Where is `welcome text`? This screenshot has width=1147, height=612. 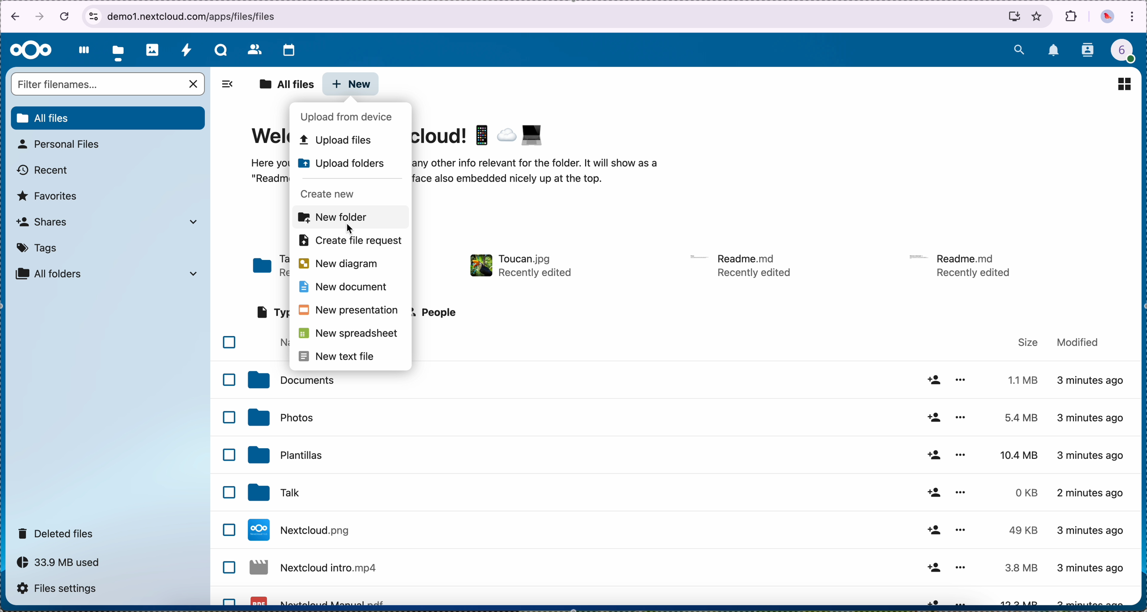 welcome text is located at coordinates (537, 174).